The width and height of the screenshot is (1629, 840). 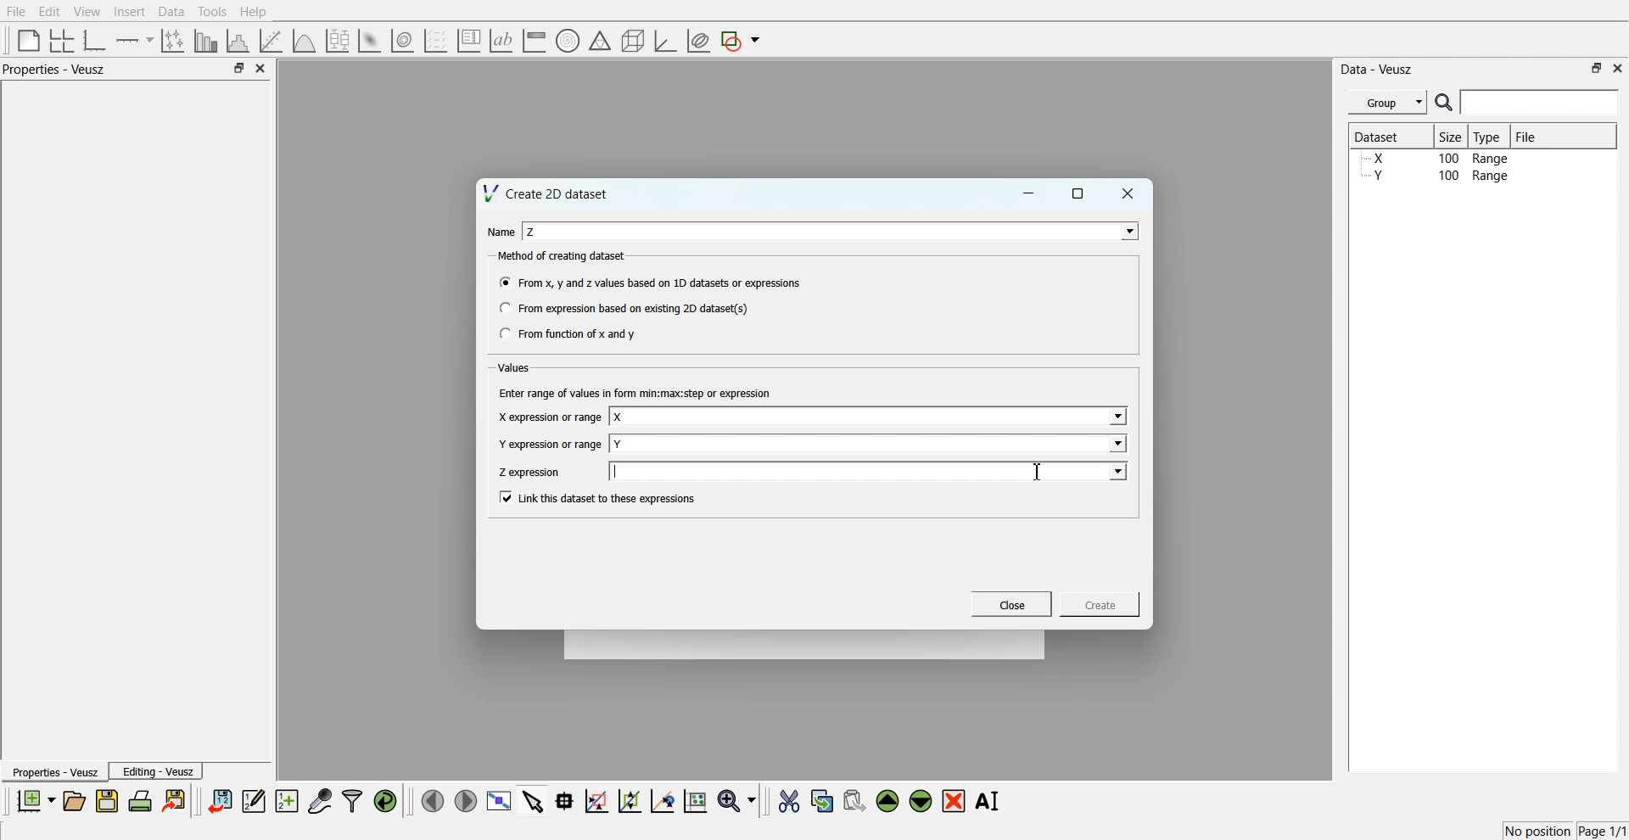 What do you see at coordinates (1528, 136) in the screenshot?
I see `File` at bounding box center [1528, 136].